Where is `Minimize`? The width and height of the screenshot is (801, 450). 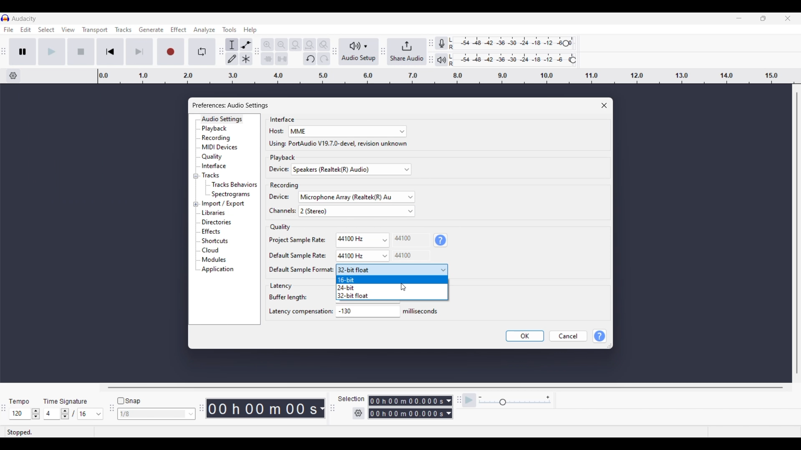 Minimize is located at coordinates (739, 18).